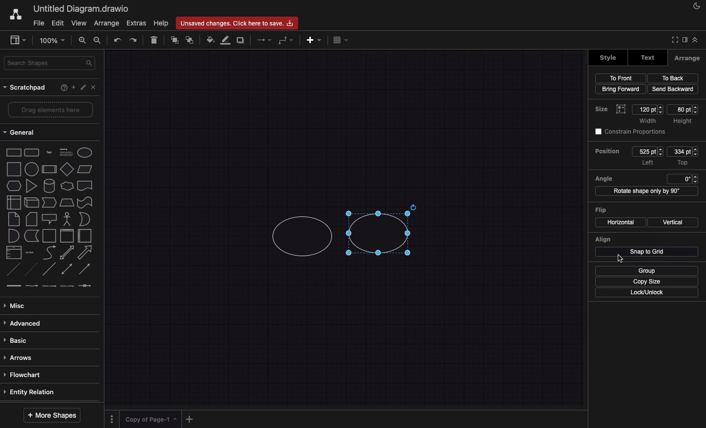 This screenshot has width=706, height=428. Describe the element at coordinates (32, 269) in the screenshot. I see `dotted line` at that location.